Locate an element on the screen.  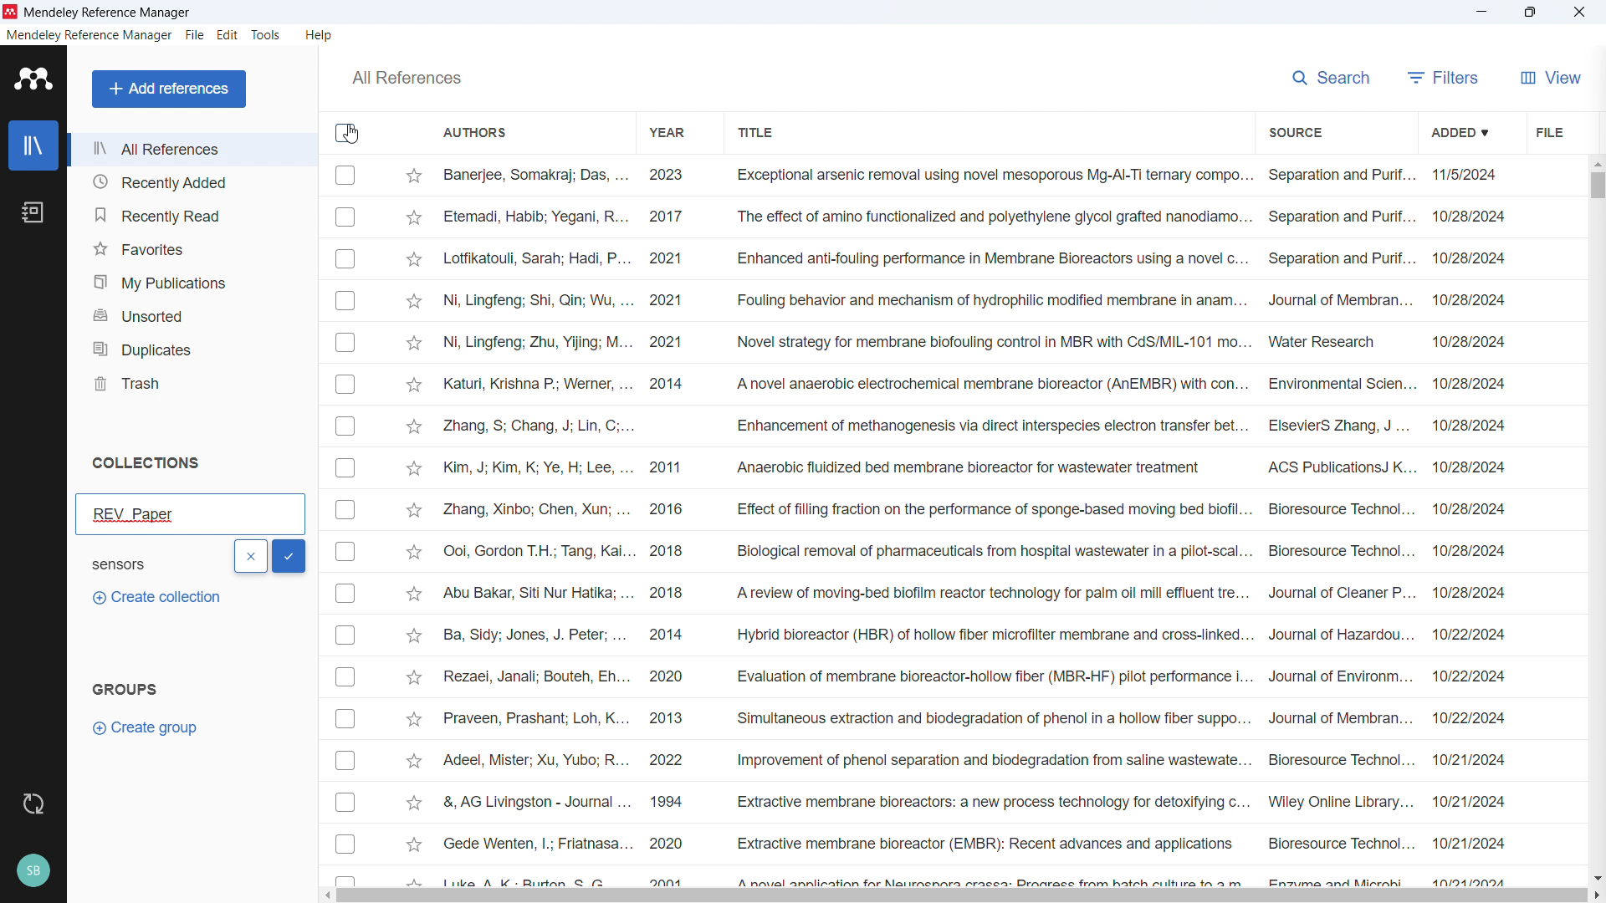
Select respective publication is located at coordinates (345, 468).